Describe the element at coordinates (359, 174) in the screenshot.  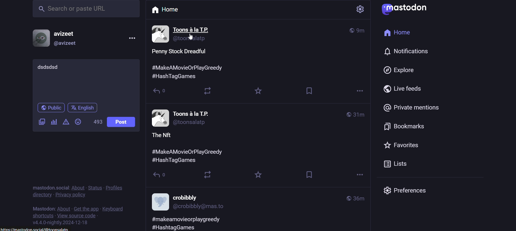
I see `` at that location.